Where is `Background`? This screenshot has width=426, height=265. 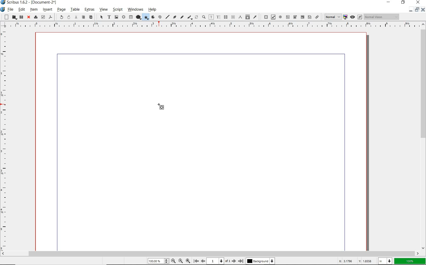
Background is located at coordinates (261, 261).